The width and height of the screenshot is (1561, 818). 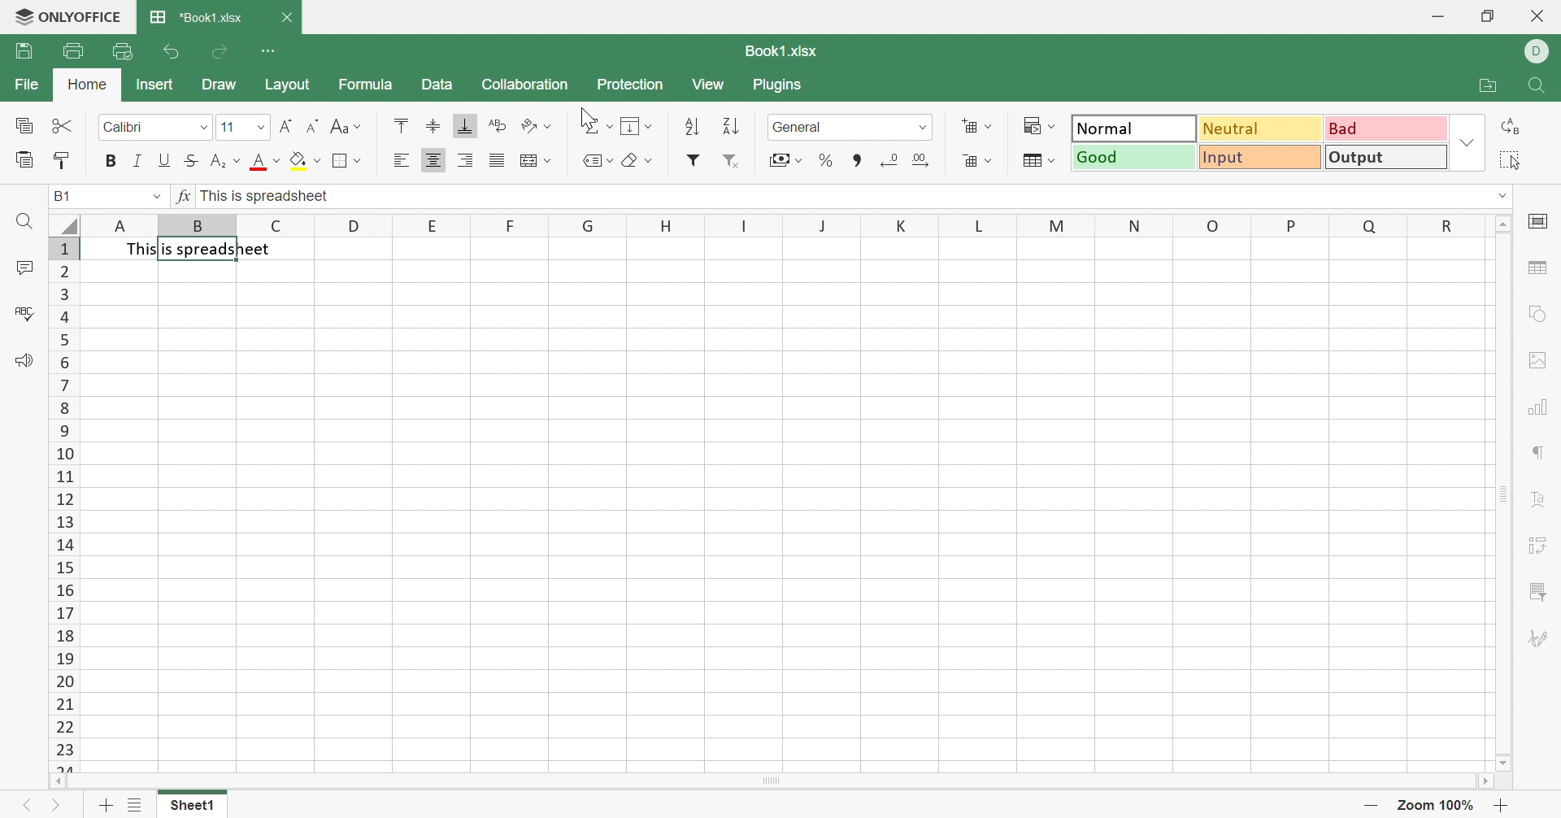 What do you see at coordinates (1510, 129) in the screenshot?
I see `Replace` at bounding box center [1510, 129].